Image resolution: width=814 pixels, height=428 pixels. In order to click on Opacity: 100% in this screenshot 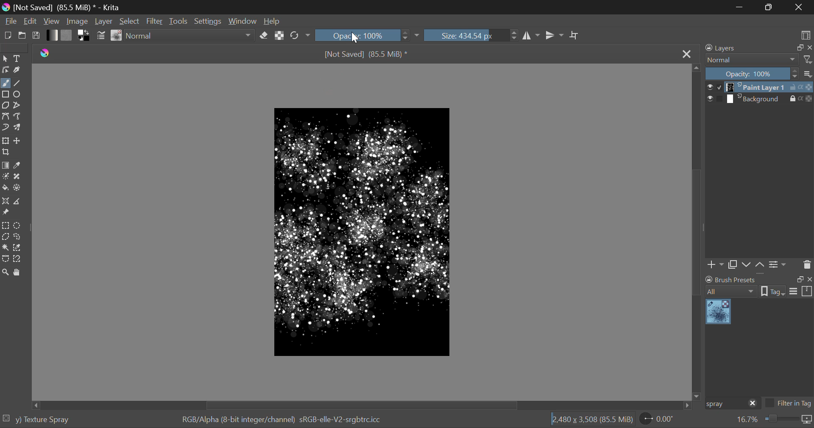, I will do `click(752, 74)`.